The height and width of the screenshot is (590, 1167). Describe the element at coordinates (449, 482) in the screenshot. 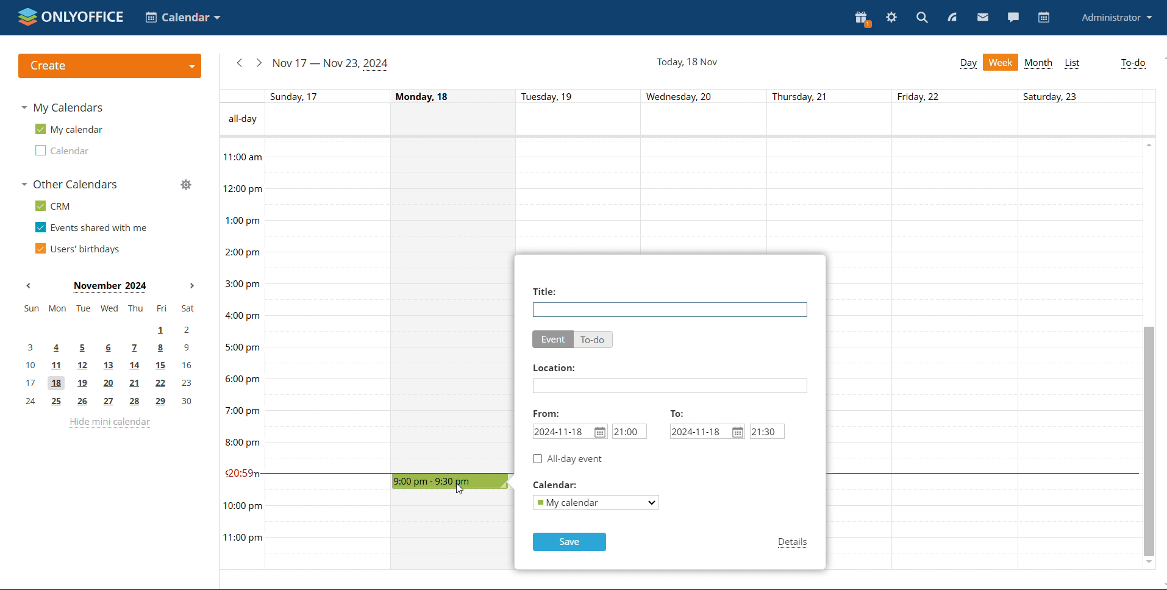

I see `30 minute time block selected` at that location.